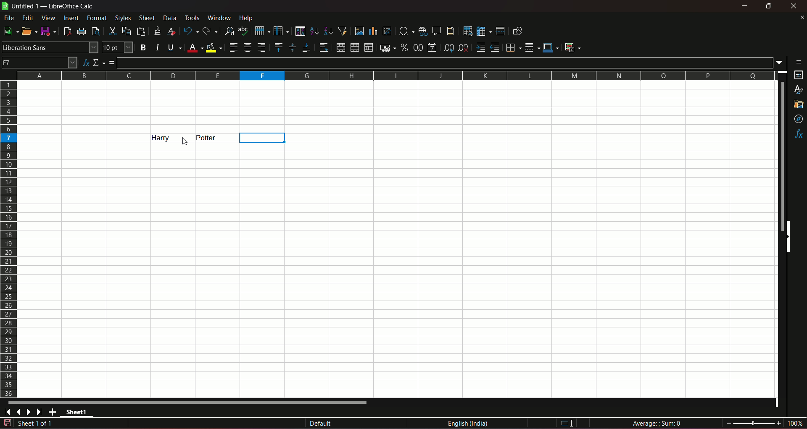 This screenshot has height=429, width=807. I want to click on title, so click(71, 6).